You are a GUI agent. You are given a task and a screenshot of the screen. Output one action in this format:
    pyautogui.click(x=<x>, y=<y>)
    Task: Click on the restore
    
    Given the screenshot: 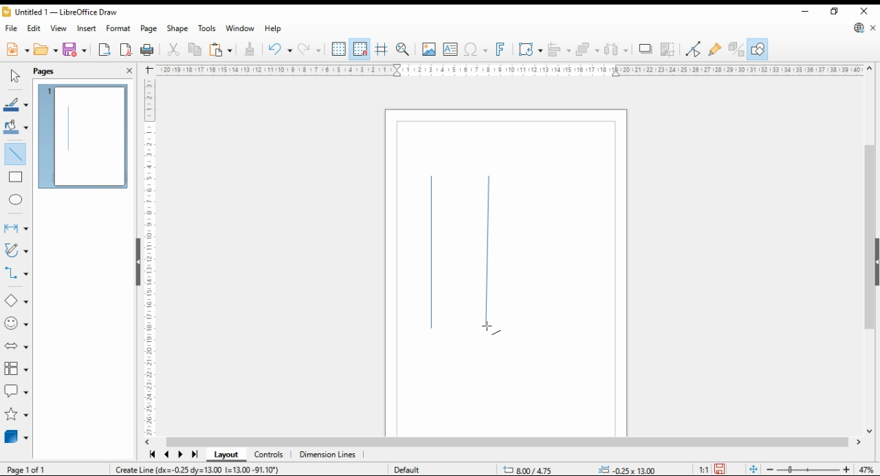 What is the action you would take?
    pyautogui.click(x=834, y=12)
    